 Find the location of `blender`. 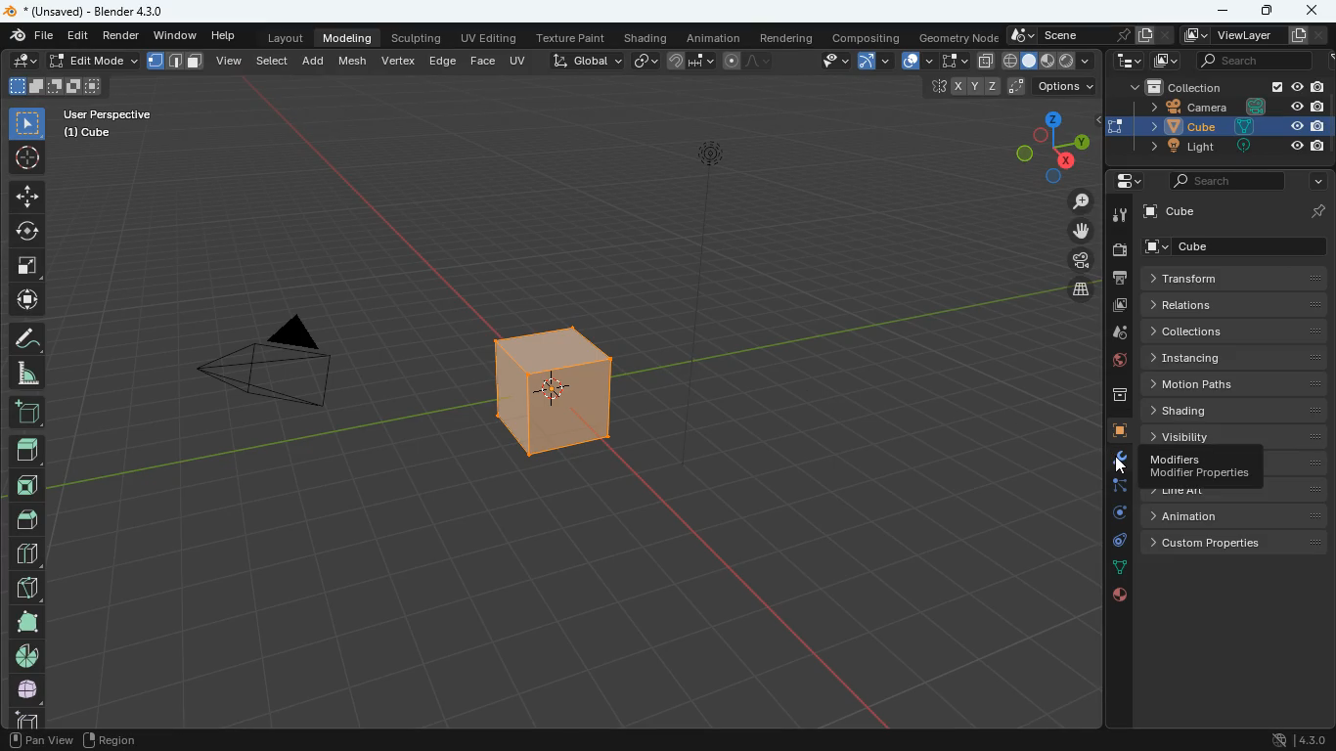

blender is located at coordinates (94, 11).